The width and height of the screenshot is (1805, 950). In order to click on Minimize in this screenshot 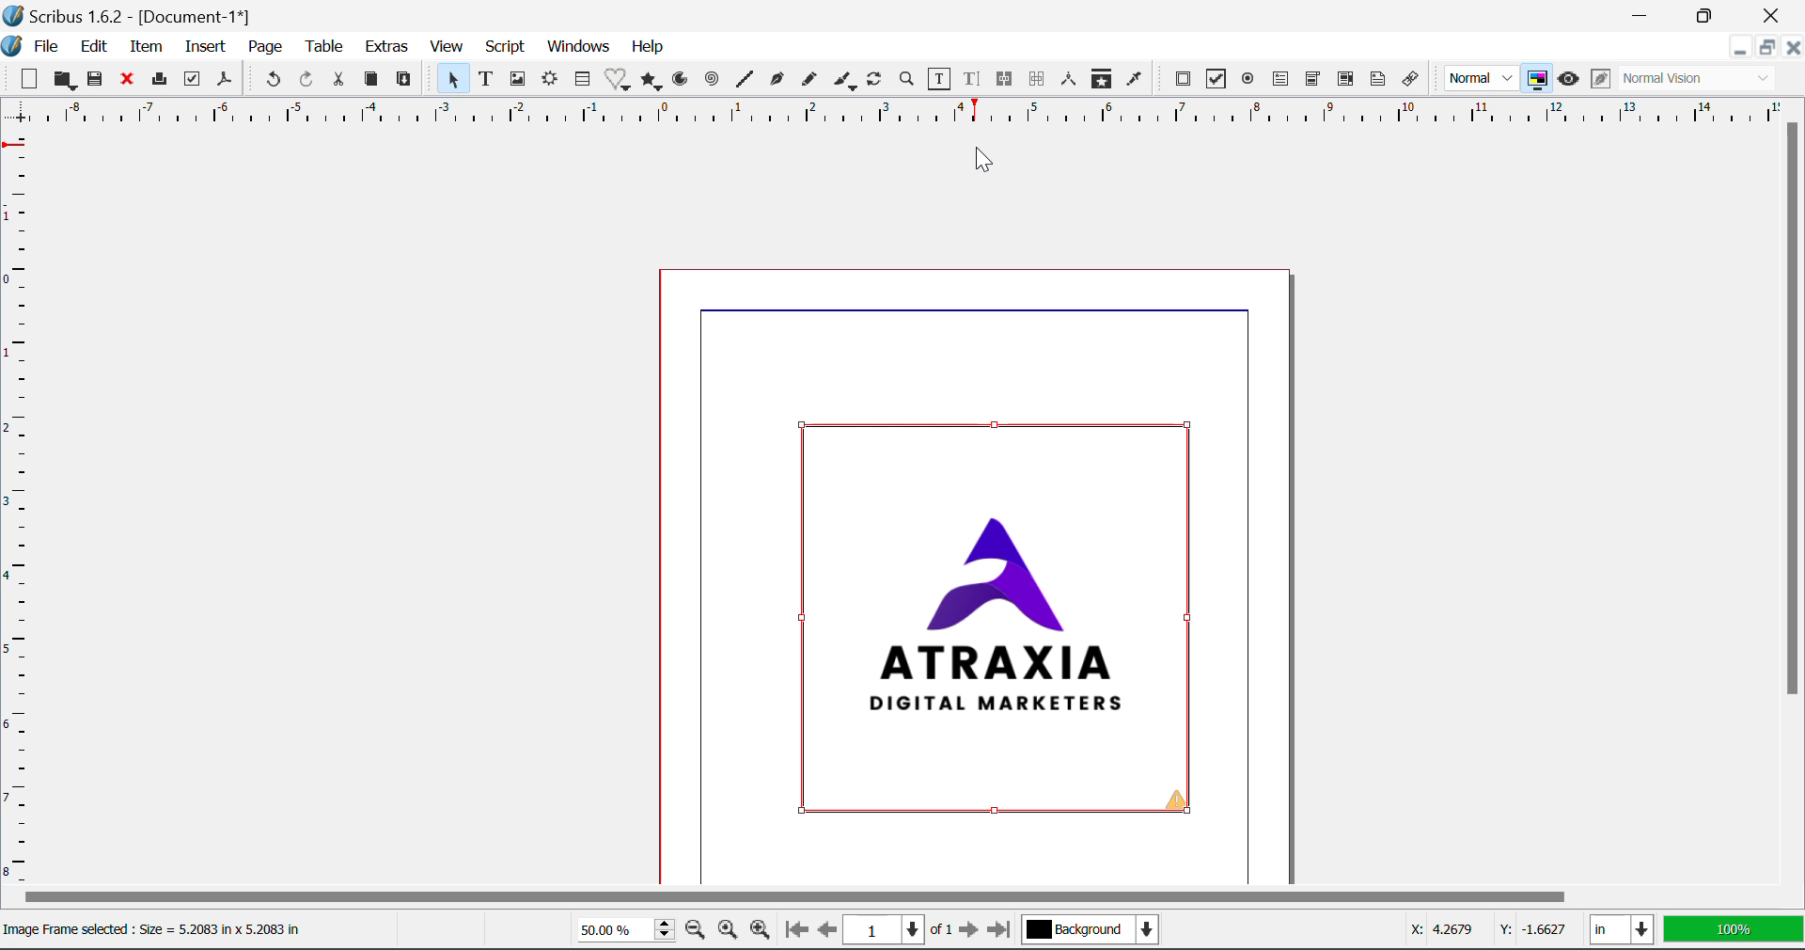, I will do `click(1710, 15)`.